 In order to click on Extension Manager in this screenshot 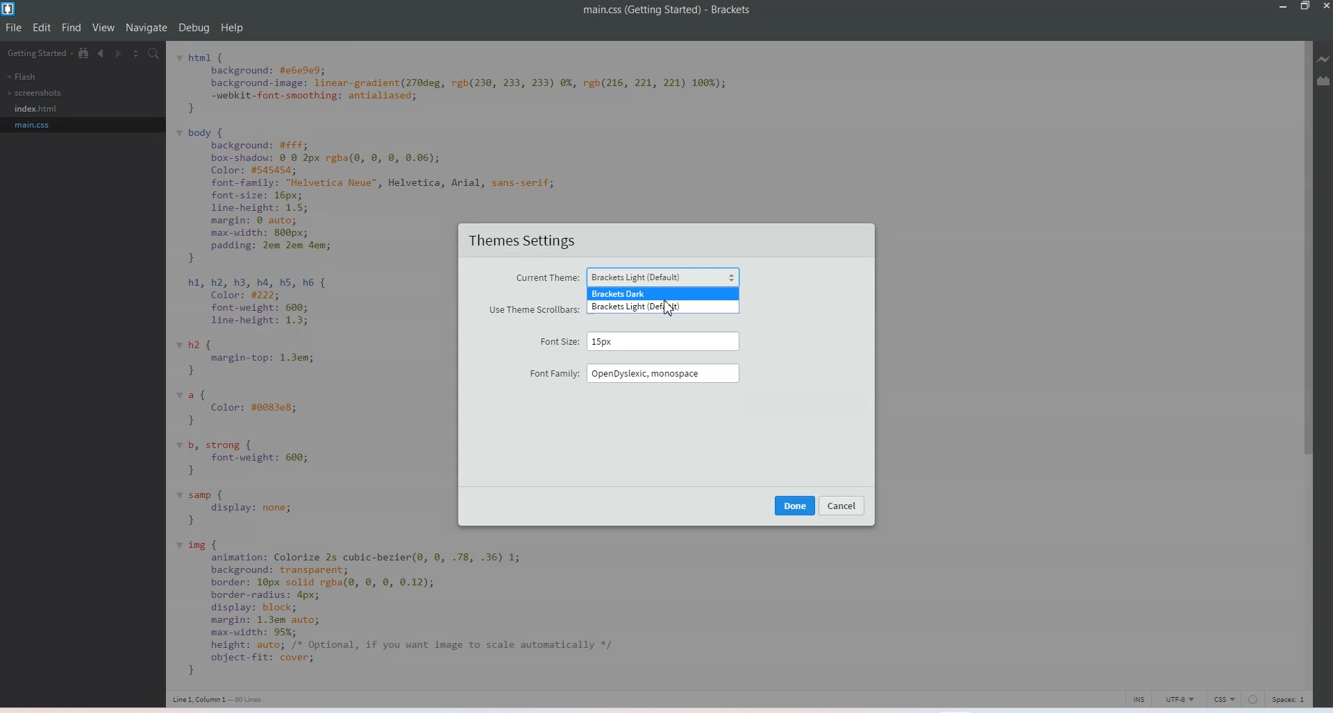, I will do `click(1325, 80)`.